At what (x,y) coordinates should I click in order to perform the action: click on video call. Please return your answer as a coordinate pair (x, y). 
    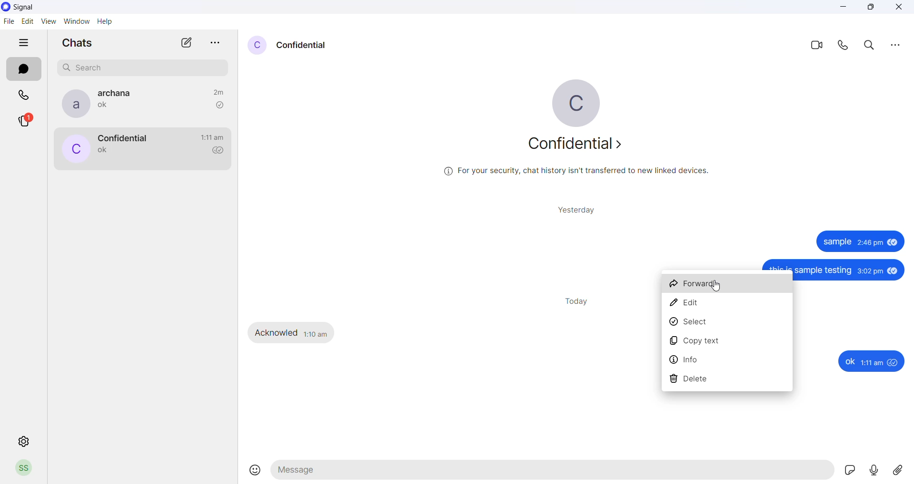
    Looking at the image, I should click on (815, 44).